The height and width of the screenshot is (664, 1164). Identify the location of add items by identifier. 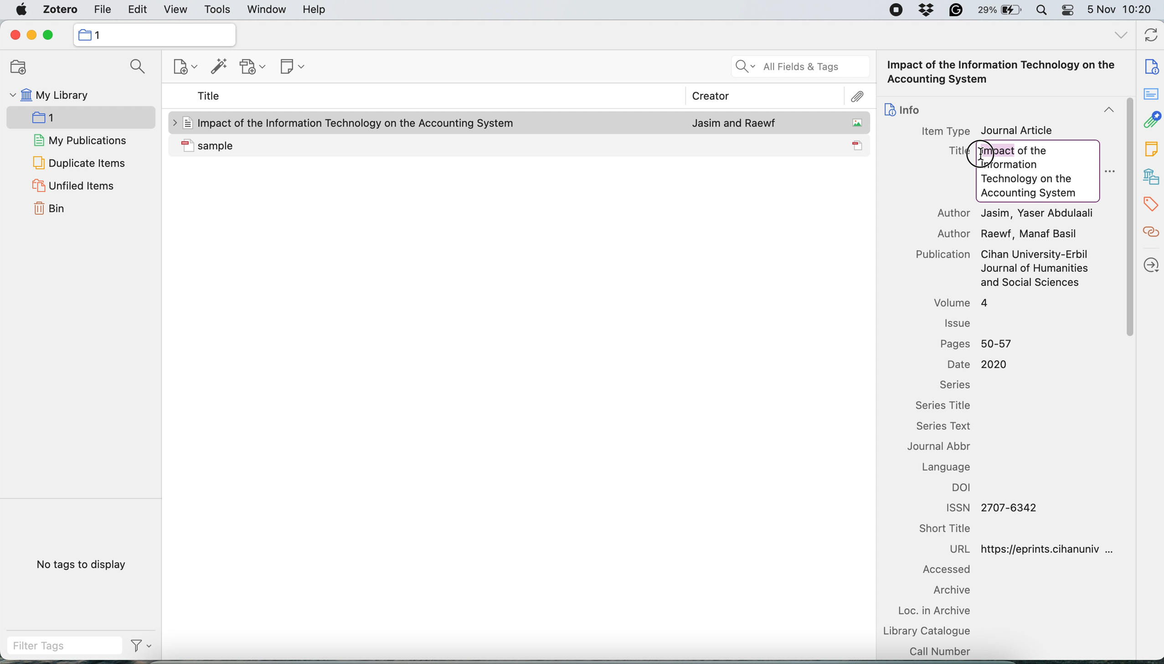
(218, 67).